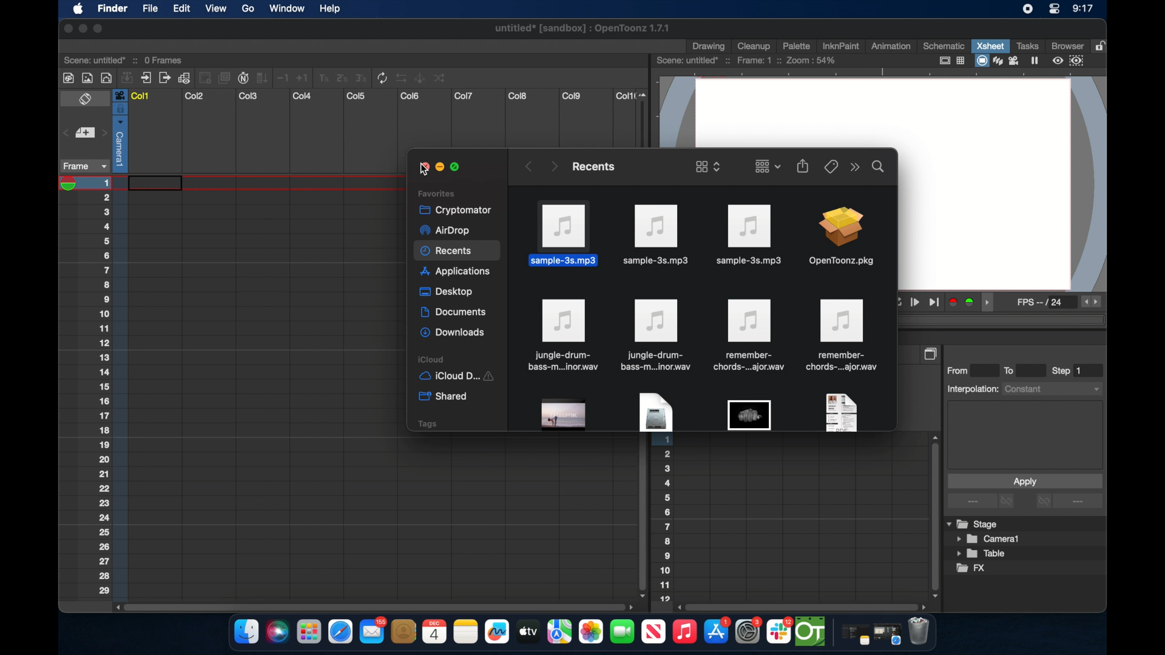 The height and width of the screenshot is (655, 1165). Describe the element at coordinates (655, 412) in the screenshot. I see `obscure icon` at that location.